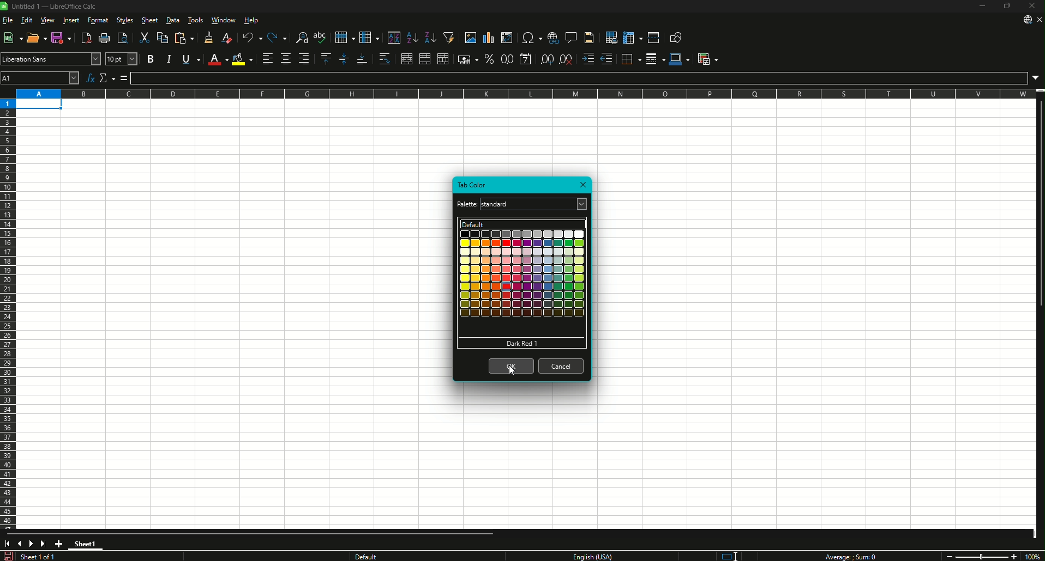 This screenshot has height=561, width=1045. Describe the element at coordinates (321, 38) in the screenshot. I see `Spelling` at that location.